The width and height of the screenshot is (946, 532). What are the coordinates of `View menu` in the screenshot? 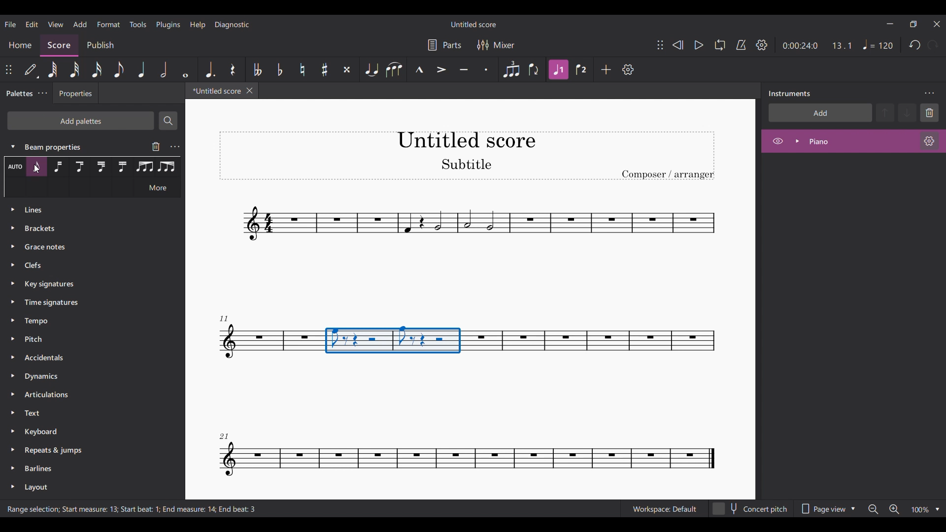 It's located at (55, 24).